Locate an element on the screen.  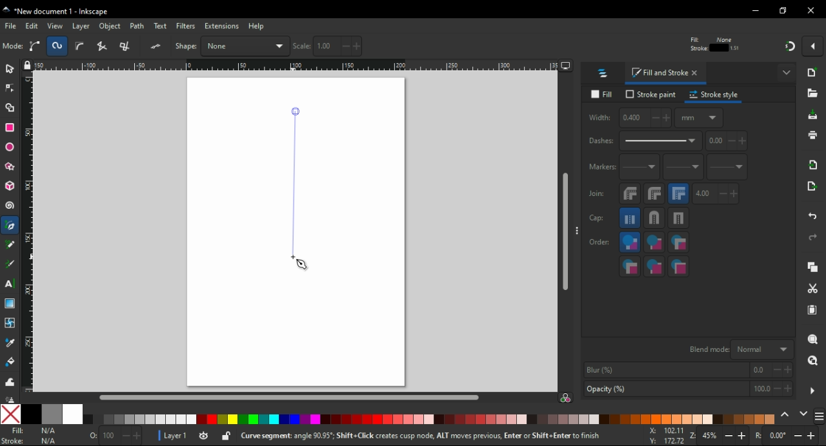
spiral tool is located at coordinates (11, 206).